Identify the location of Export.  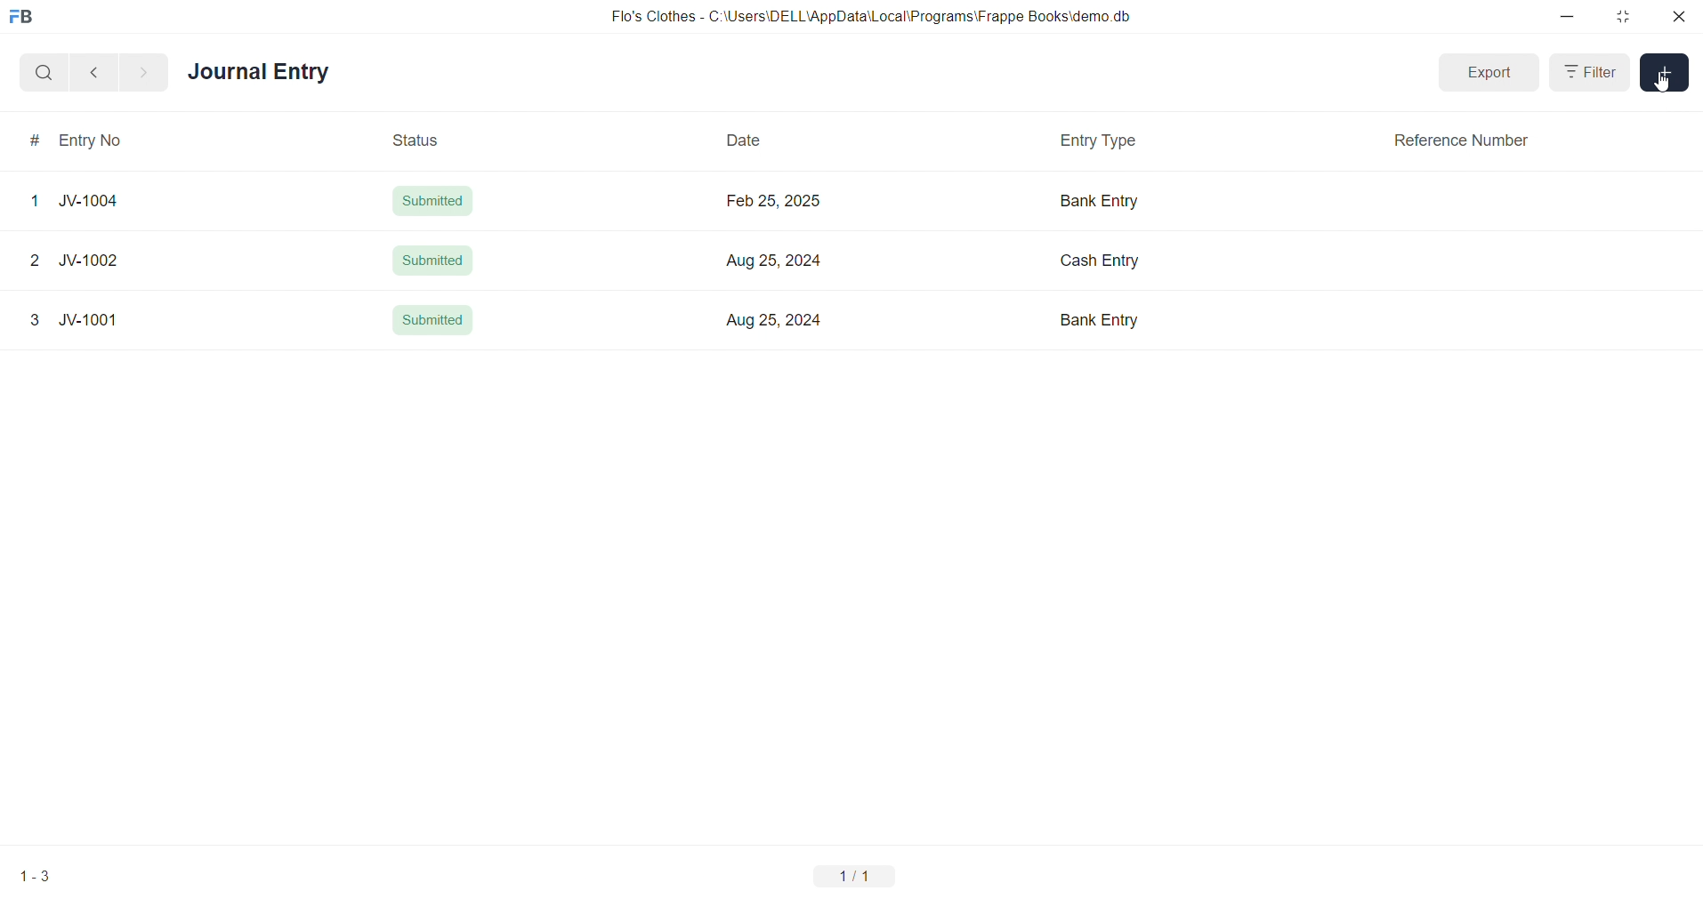
(1490, 71).